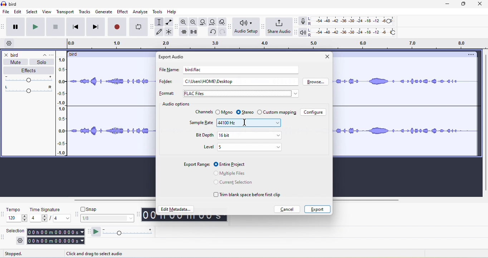  What do you see at coordinates (405, 106) in the screenshot?
I see `record audio` at bounding box center [405, 106].